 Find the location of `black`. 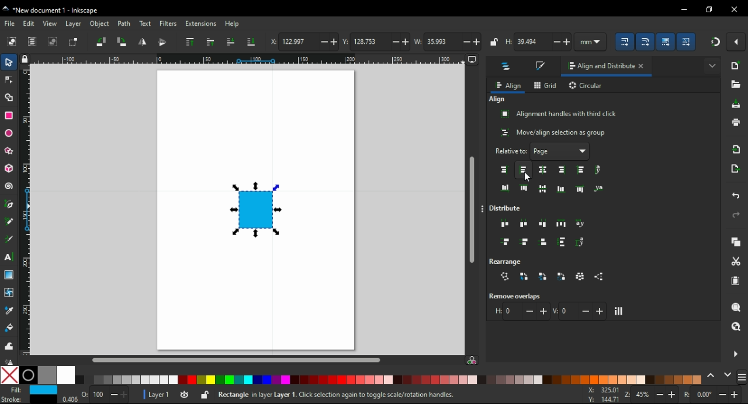

black is located at coordinates (28, 375).